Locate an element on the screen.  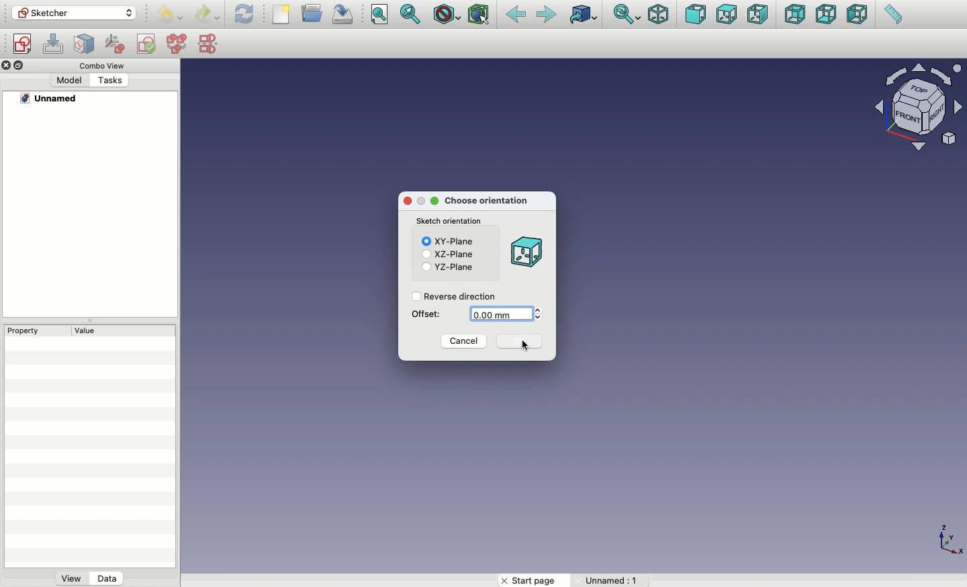
 is located at coordinates (946, 539).